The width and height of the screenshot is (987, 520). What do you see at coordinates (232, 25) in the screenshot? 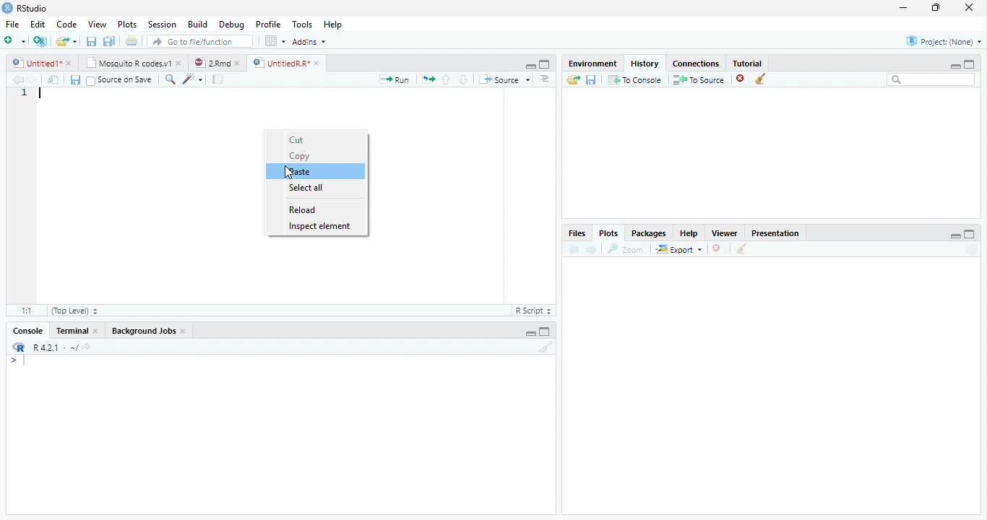
I see `Debug` at bounding box center [232, 25].